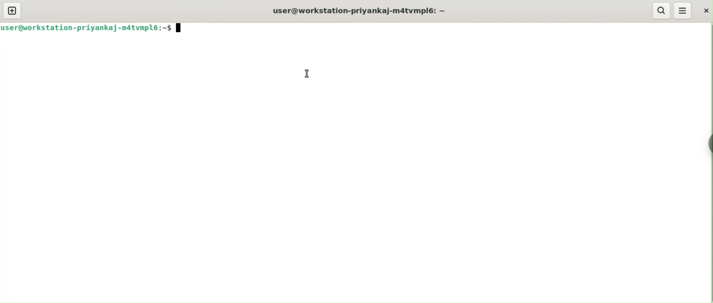 The width and height of the screenshot is (713, 303). I want to click on close, so click(705, 11).